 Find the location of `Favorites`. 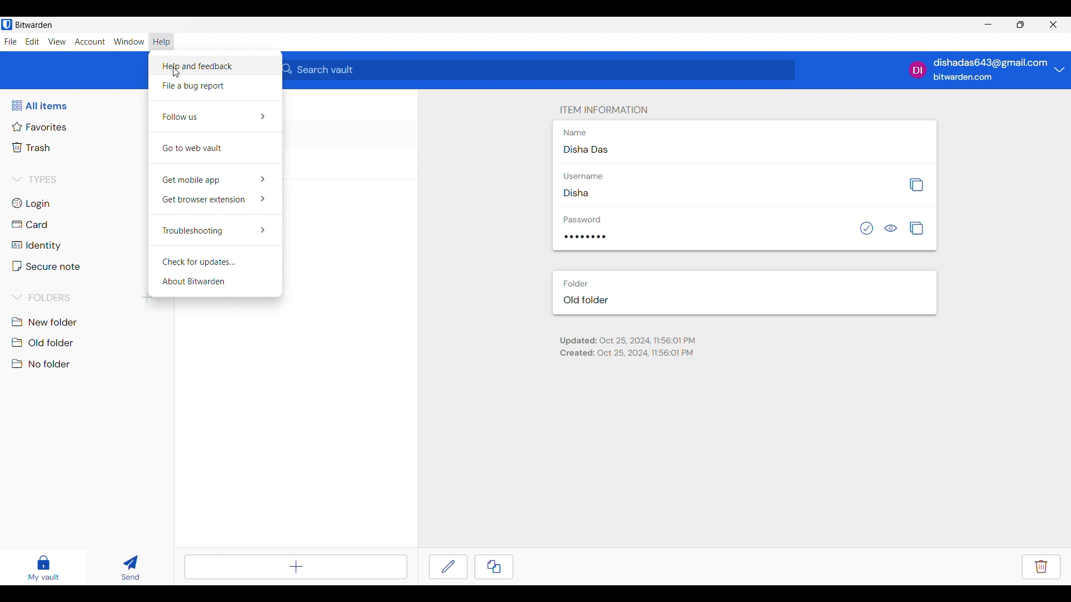

Favorites is located at coordinates (40, 127).